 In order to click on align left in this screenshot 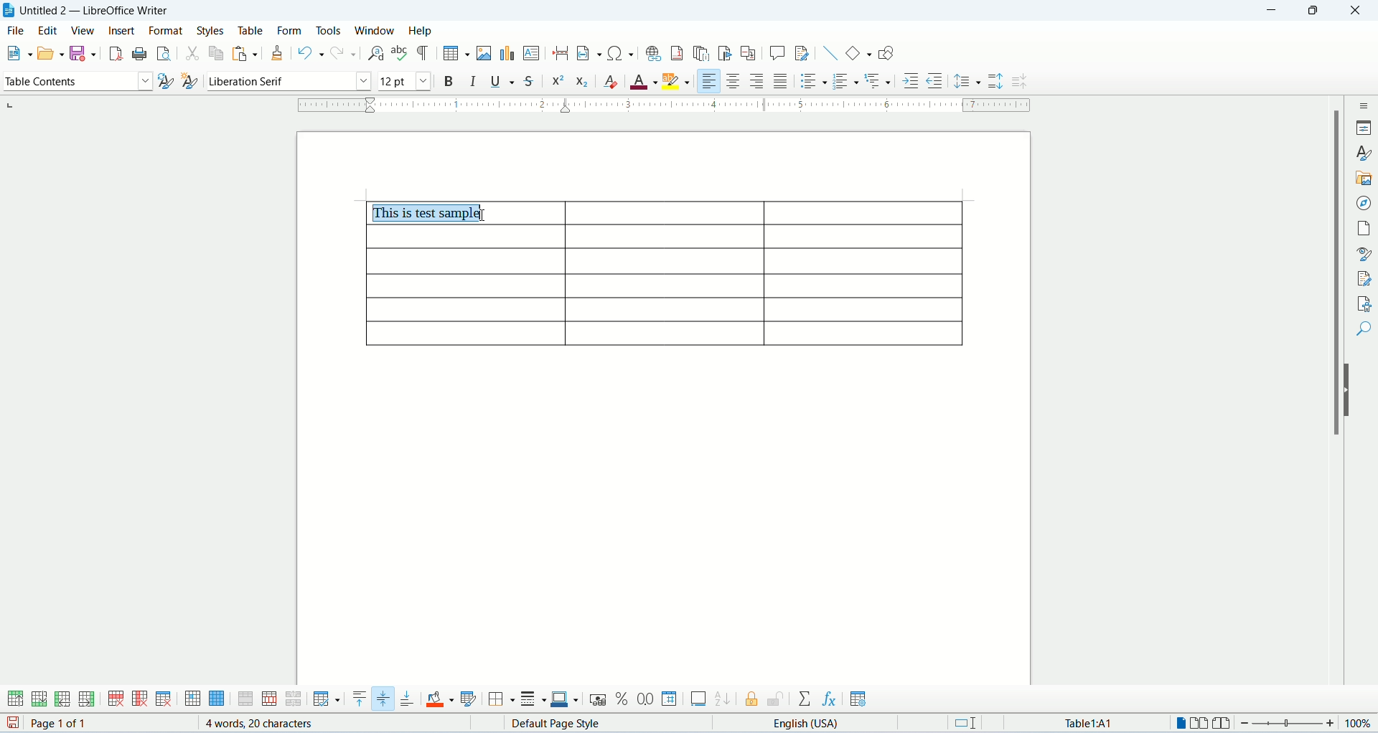, I will do `click(711, 81)`.